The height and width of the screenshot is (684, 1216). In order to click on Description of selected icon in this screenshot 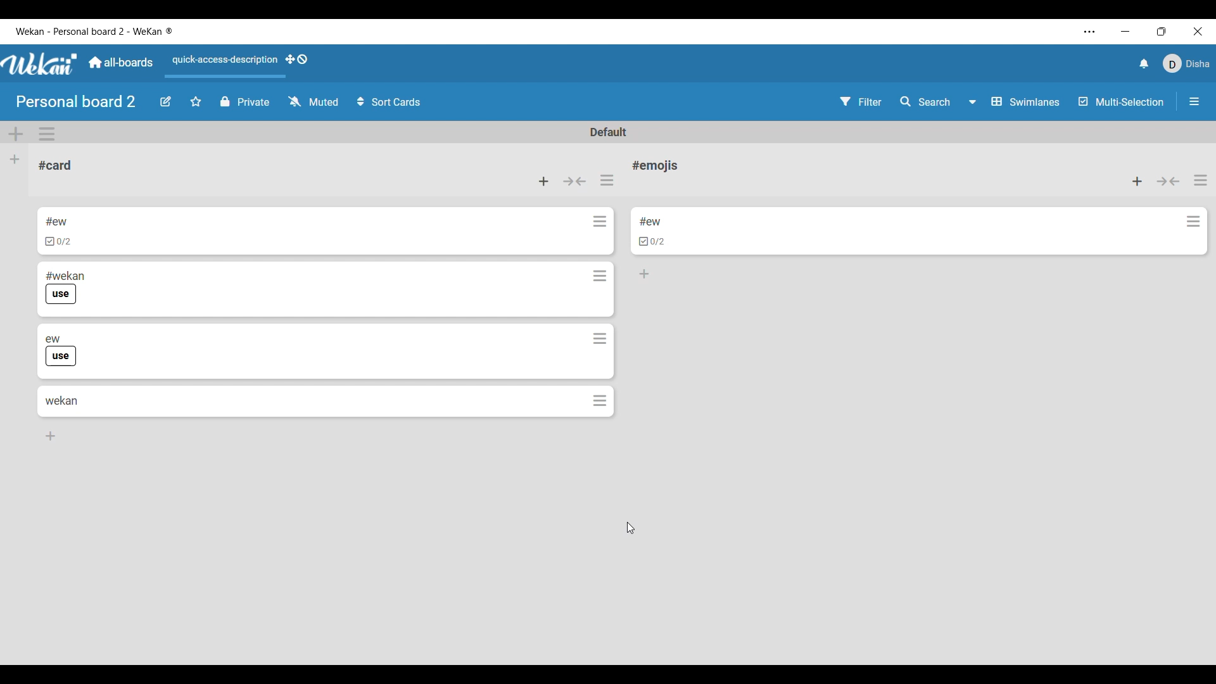, I will do `click(652, 244)`.